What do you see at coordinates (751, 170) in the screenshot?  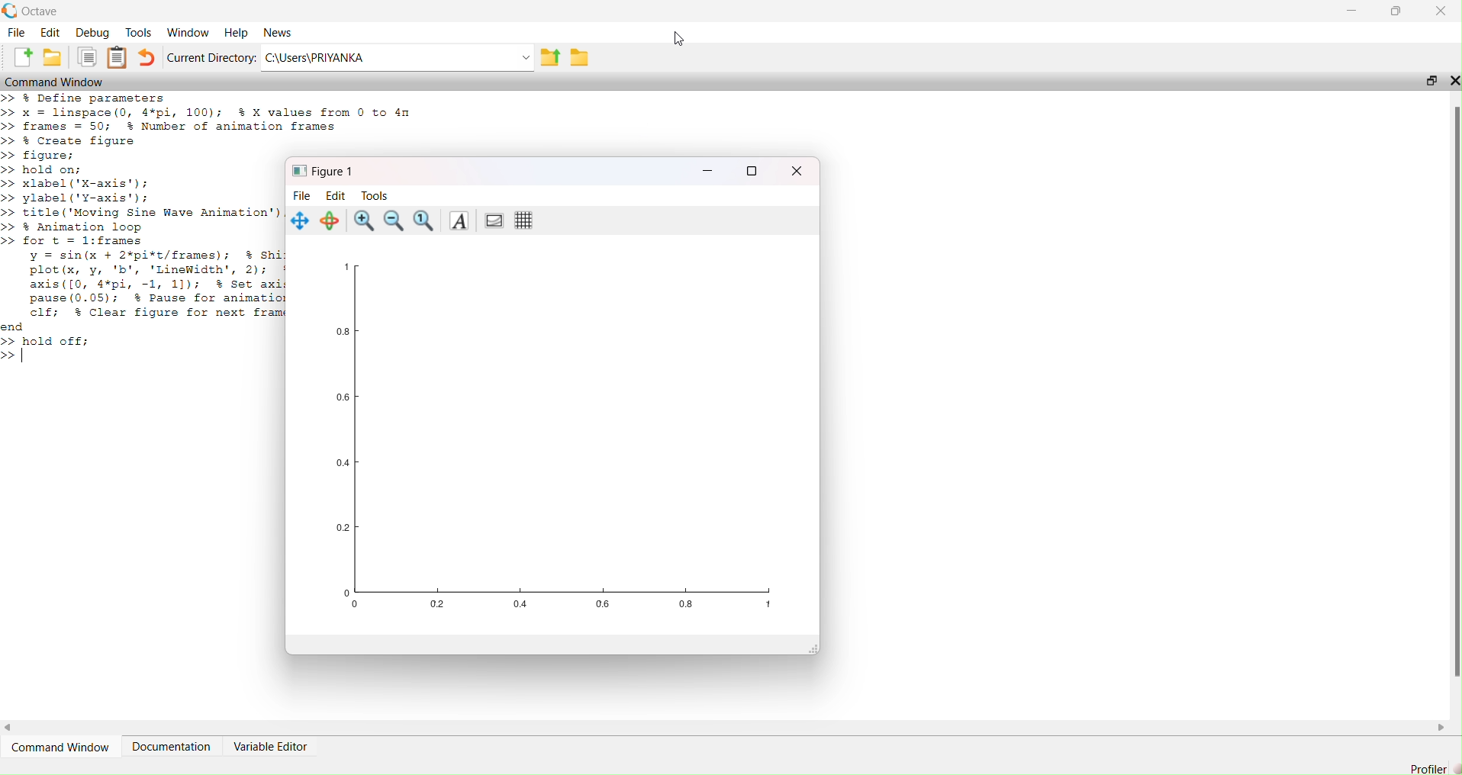 I see `maximise` at bounding box center [751, 170].